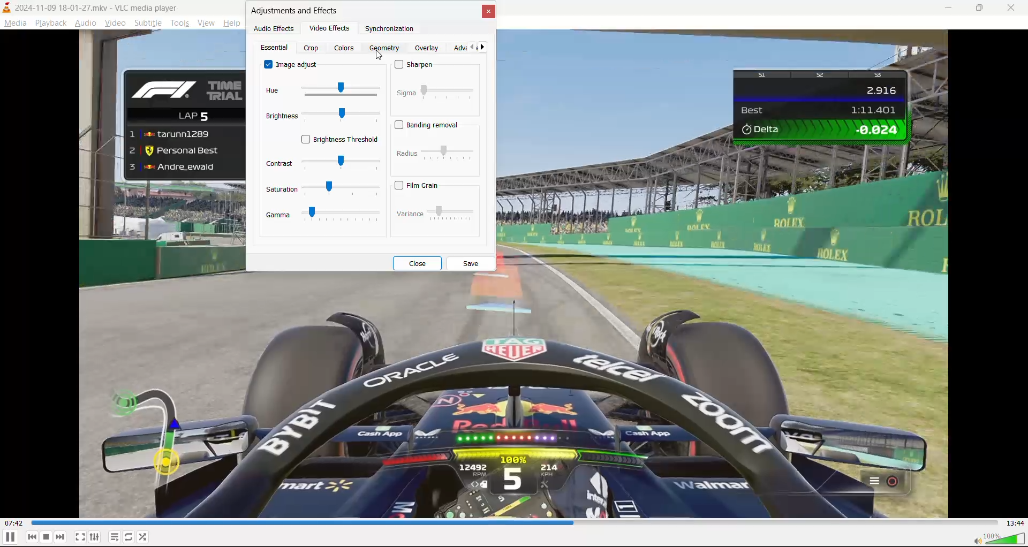  Describe the element at coordinates (313, 48) in the screenshot. I see `crop` at that location.